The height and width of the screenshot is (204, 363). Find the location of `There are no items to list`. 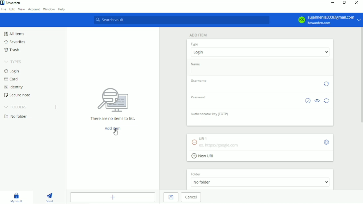

There are no items to list is located at coordinates (113, 104).